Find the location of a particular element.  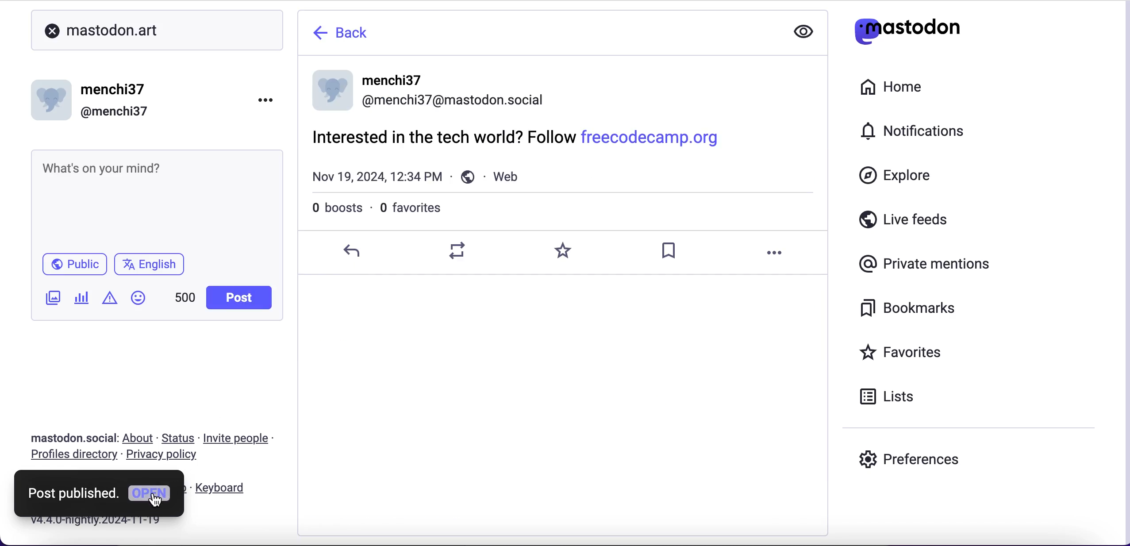

bookmarks is located at coordinates (906, 308).